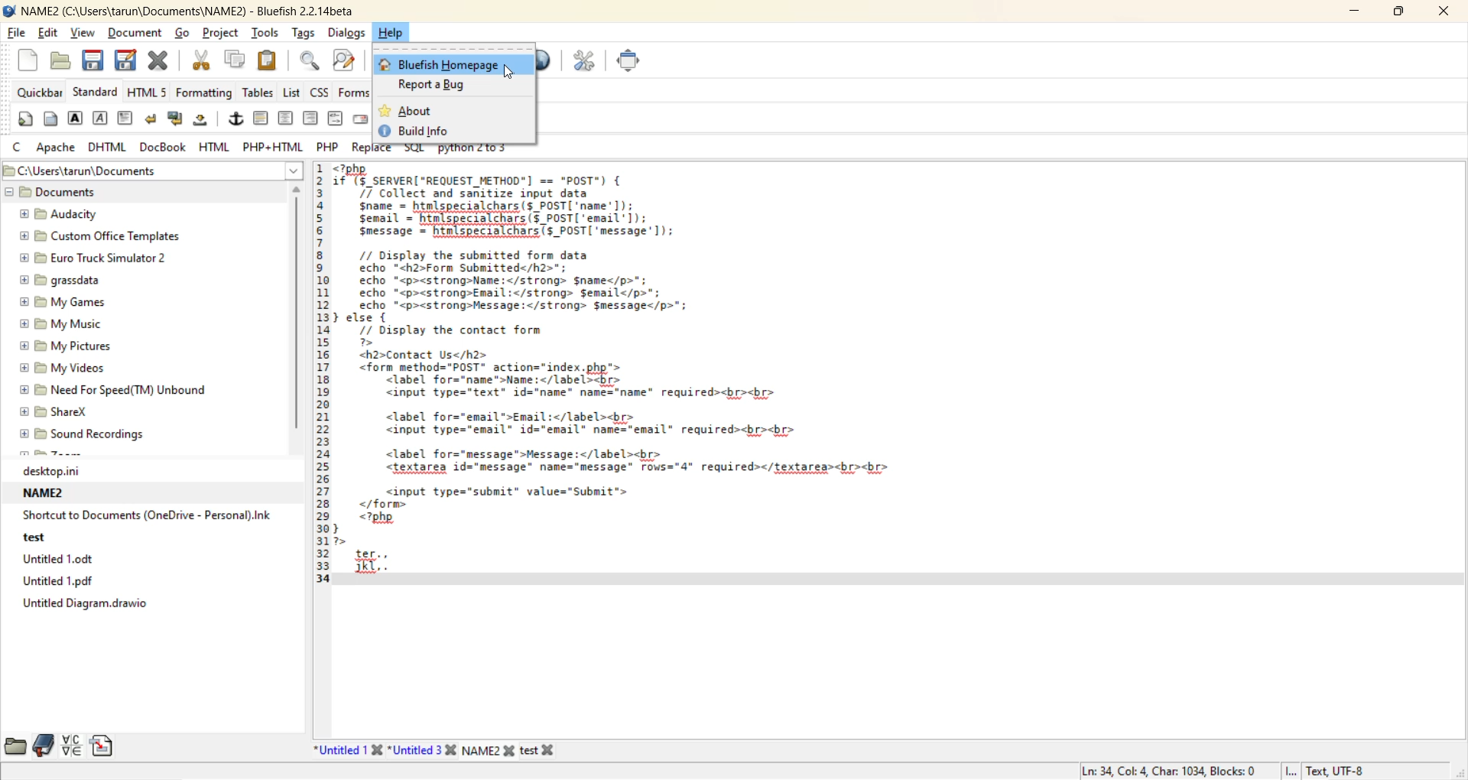  Describe the element at coordinates (615, 378) in the screenshot. I see `code editor` at that location.